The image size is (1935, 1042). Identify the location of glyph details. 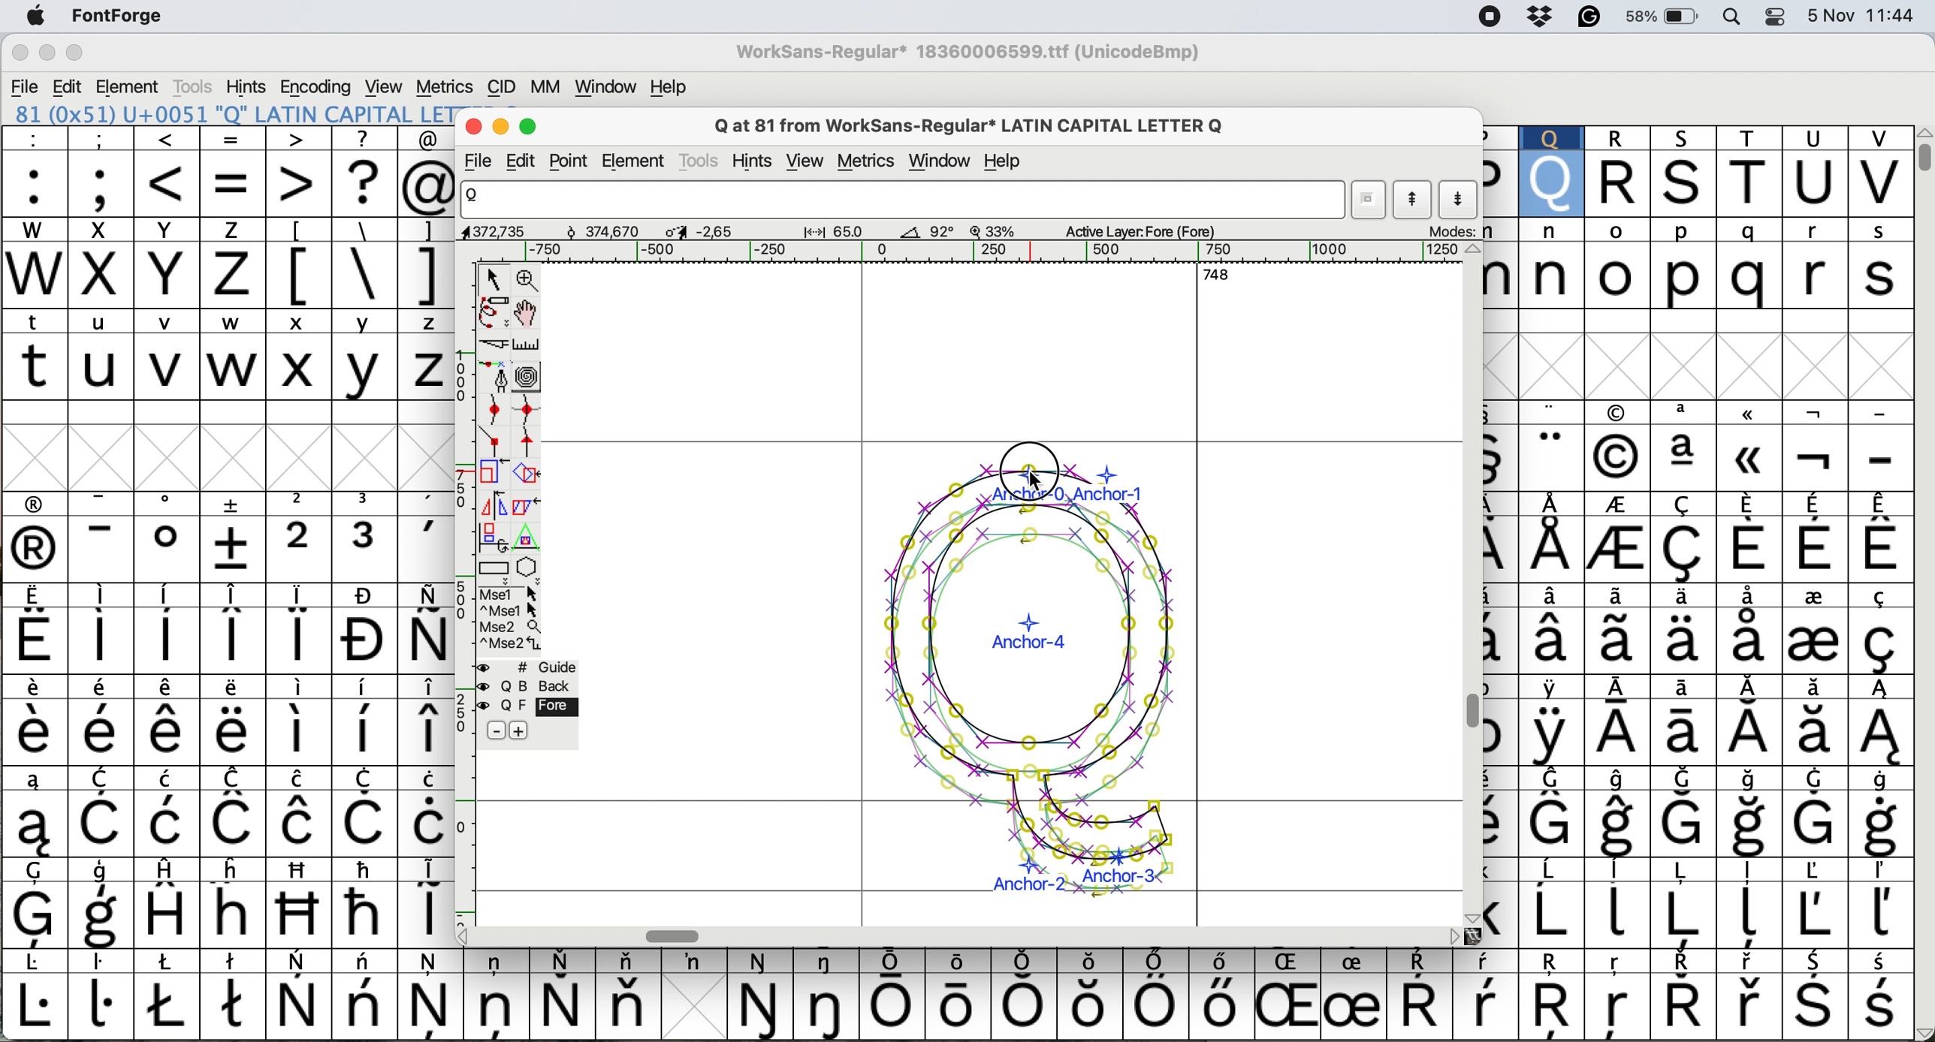
(859, 233).